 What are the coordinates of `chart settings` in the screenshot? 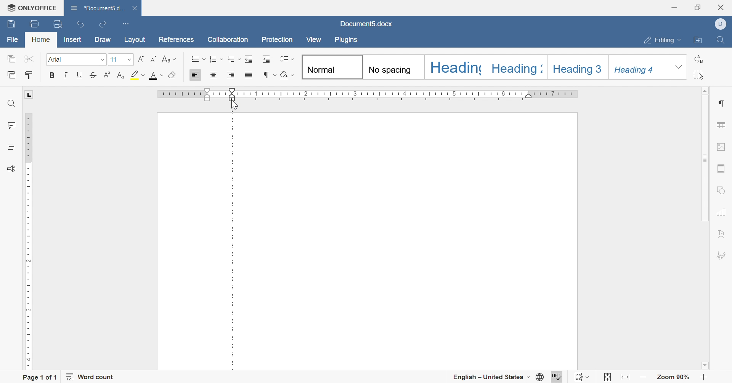 It's located at (723, 213).